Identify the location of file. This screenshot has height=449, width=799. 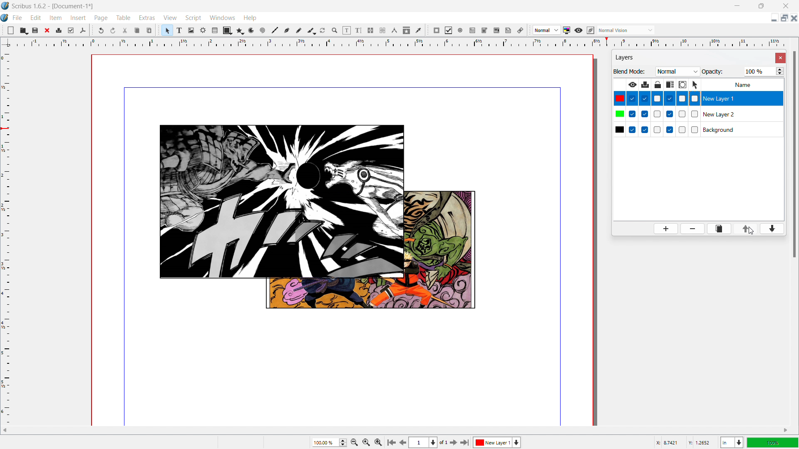
(18, 17).